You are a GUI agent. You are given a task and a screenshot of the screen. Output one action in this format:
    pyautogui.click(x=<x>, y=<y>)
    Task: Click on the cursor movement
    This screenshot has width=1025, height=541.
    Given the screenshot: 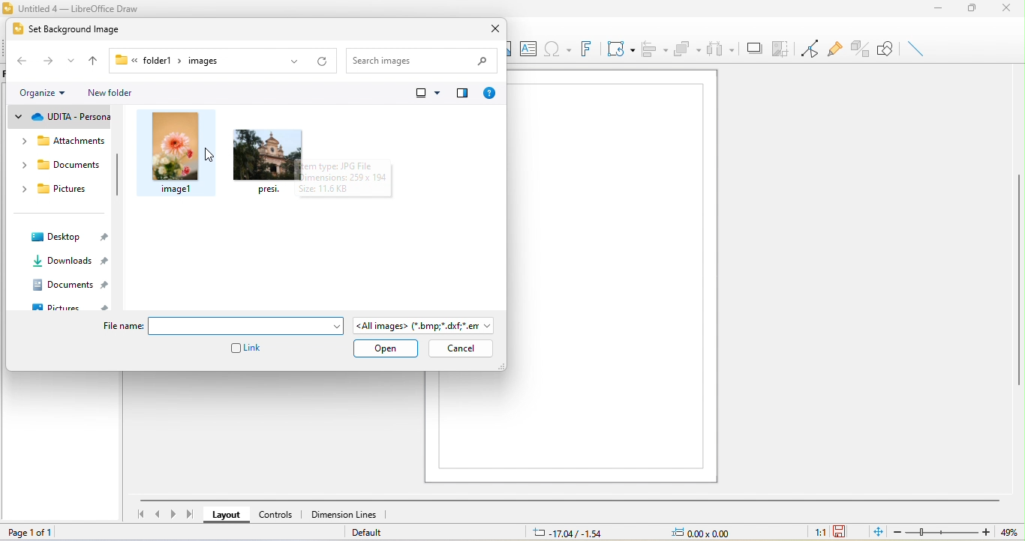 What is the action you would take?
    pyautogui.click(x=209, y=154)
    